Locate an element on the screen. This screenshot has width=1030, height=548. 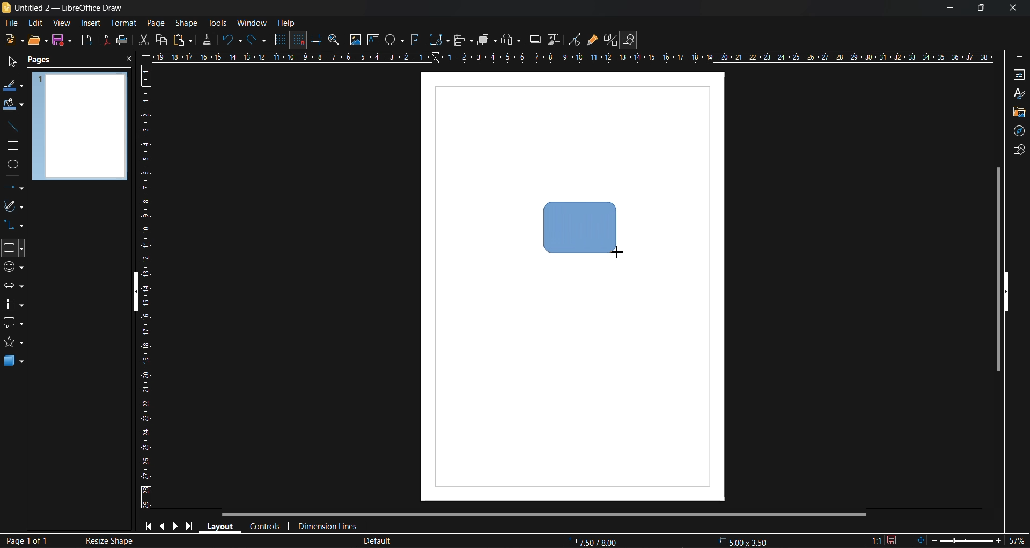
transformations is located at coordinates (439, 40).